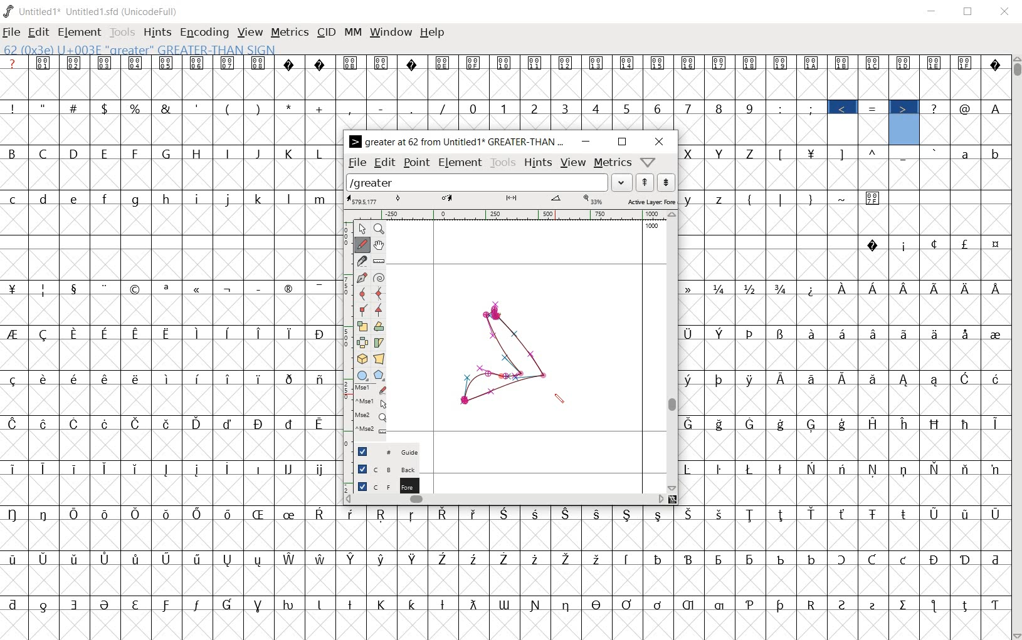 The width and height of the screenshot is (1022, 640). Describe the element at coordinates (362, 343) in the screenshot. I see `flip the selection` at that location.